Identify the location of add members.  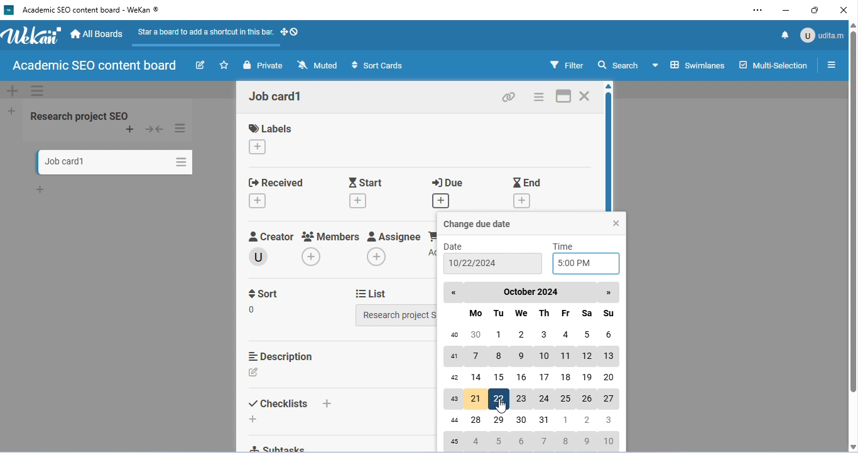
(315, 257).